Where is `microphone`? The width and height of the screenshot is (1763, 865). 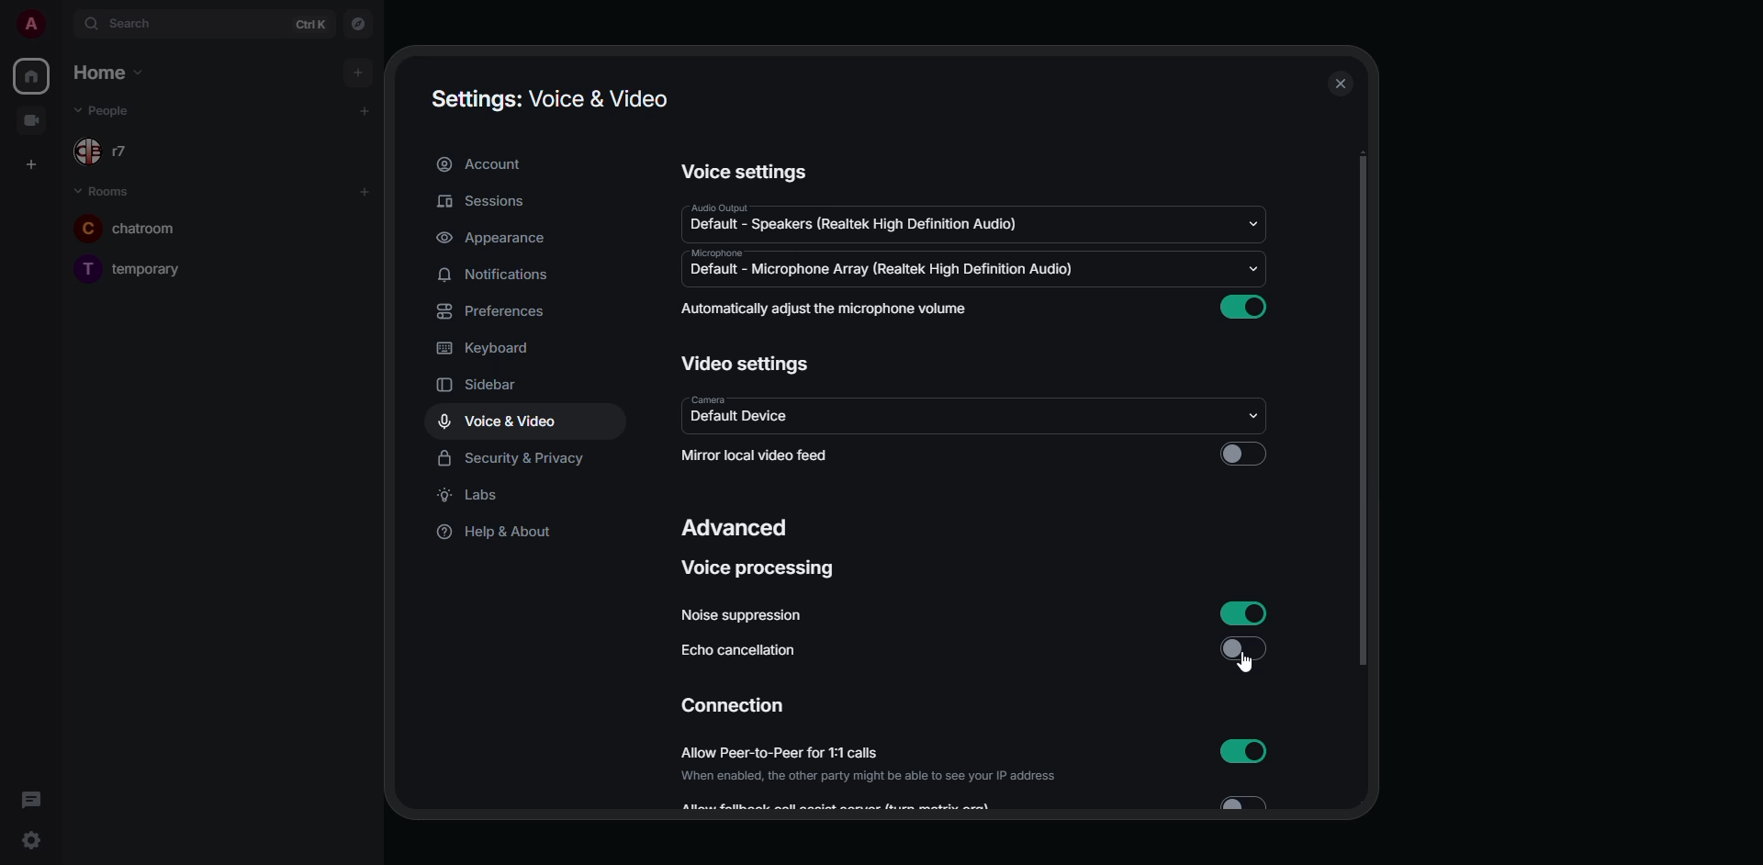
microphone is located at coordinates (716, 253).